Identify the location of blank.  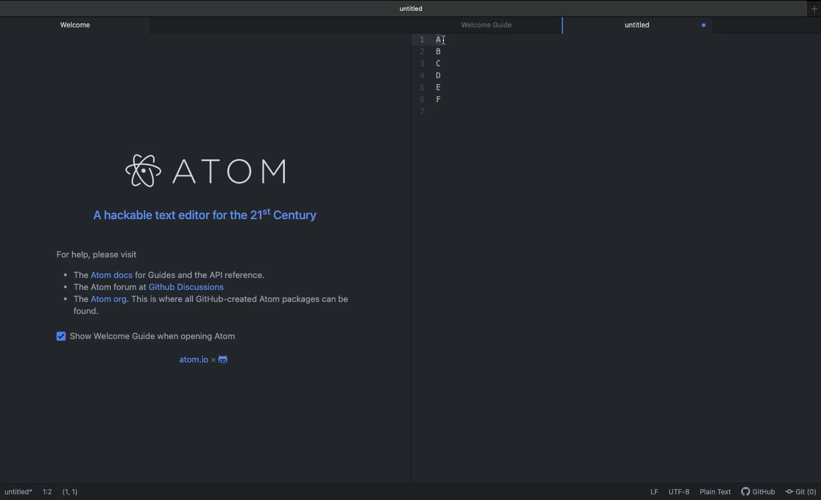
(442, 110).